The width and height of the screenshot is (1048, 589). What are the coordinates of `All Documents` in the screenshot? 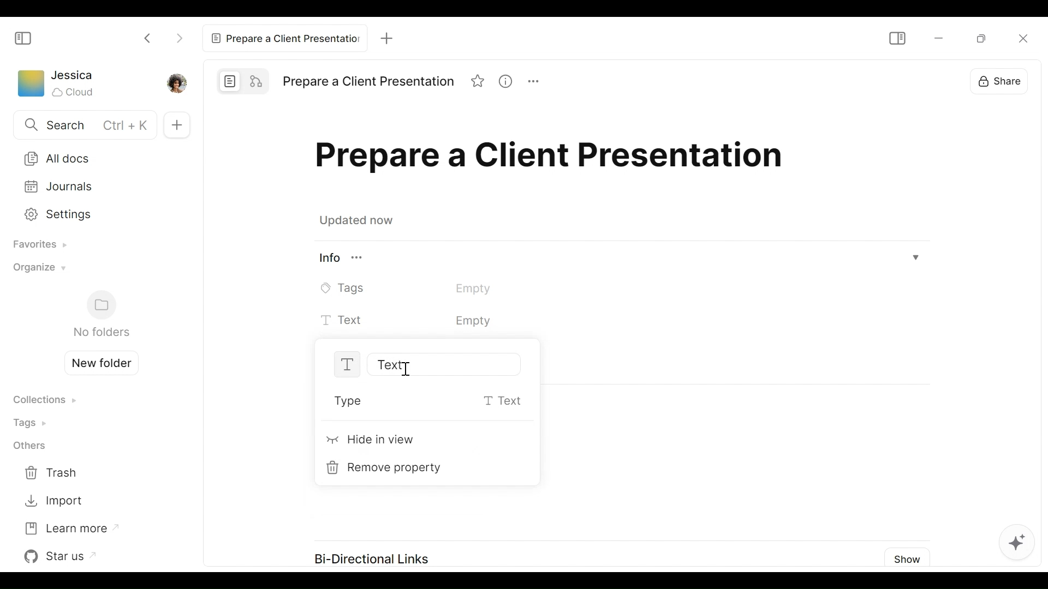 It's located at (93, 158).